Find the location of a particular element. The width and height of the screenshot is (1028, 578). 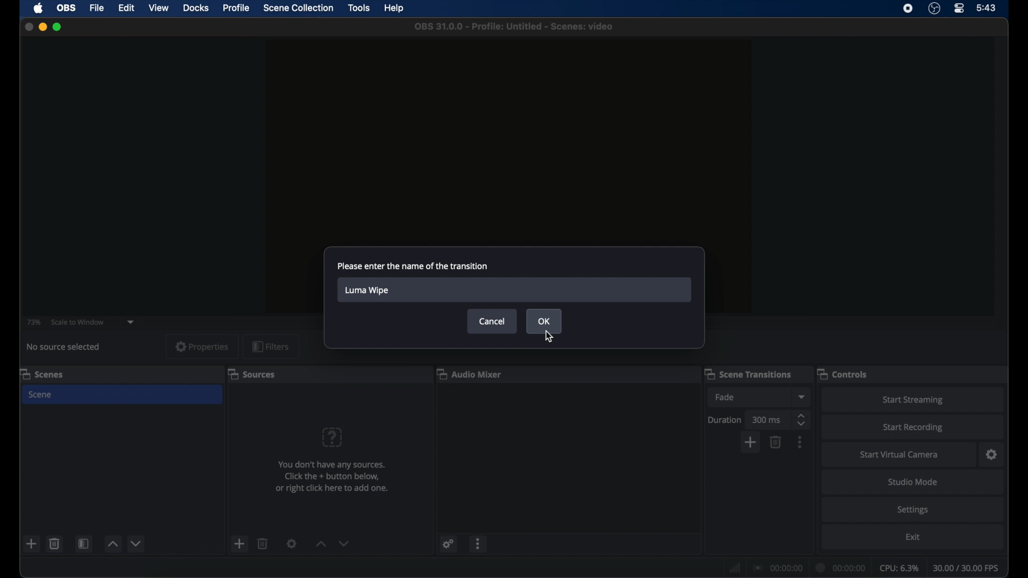

cursor is located at coordinates (551, 337).